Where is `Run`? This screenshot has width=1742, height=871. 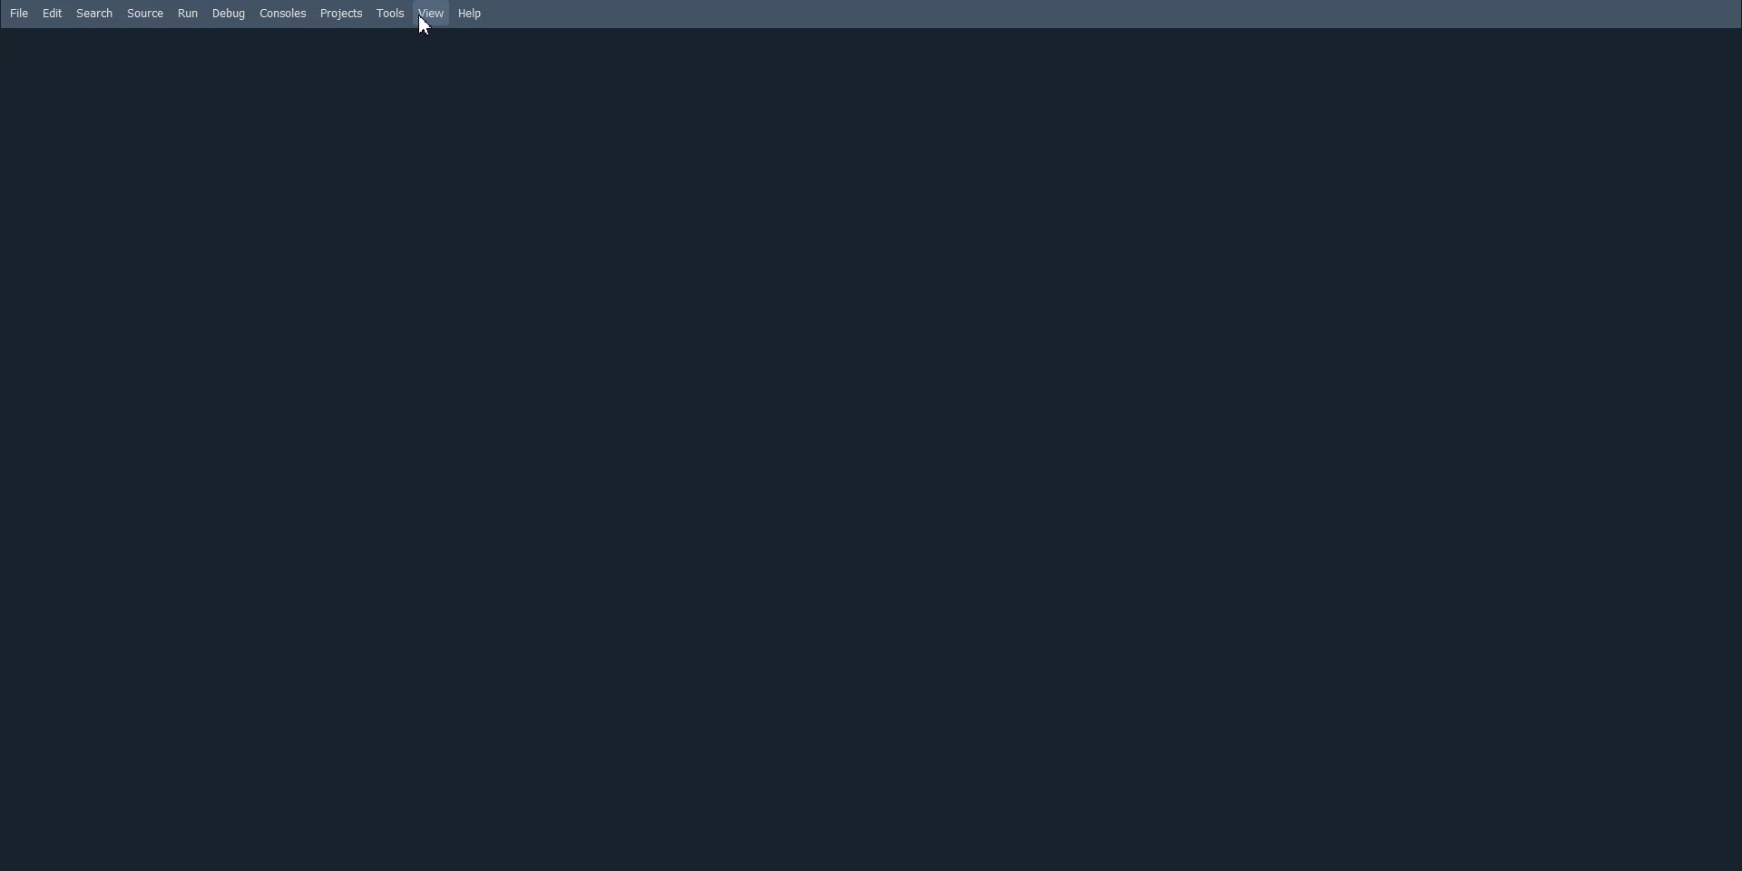
Run is located at coordinates (188, 13).